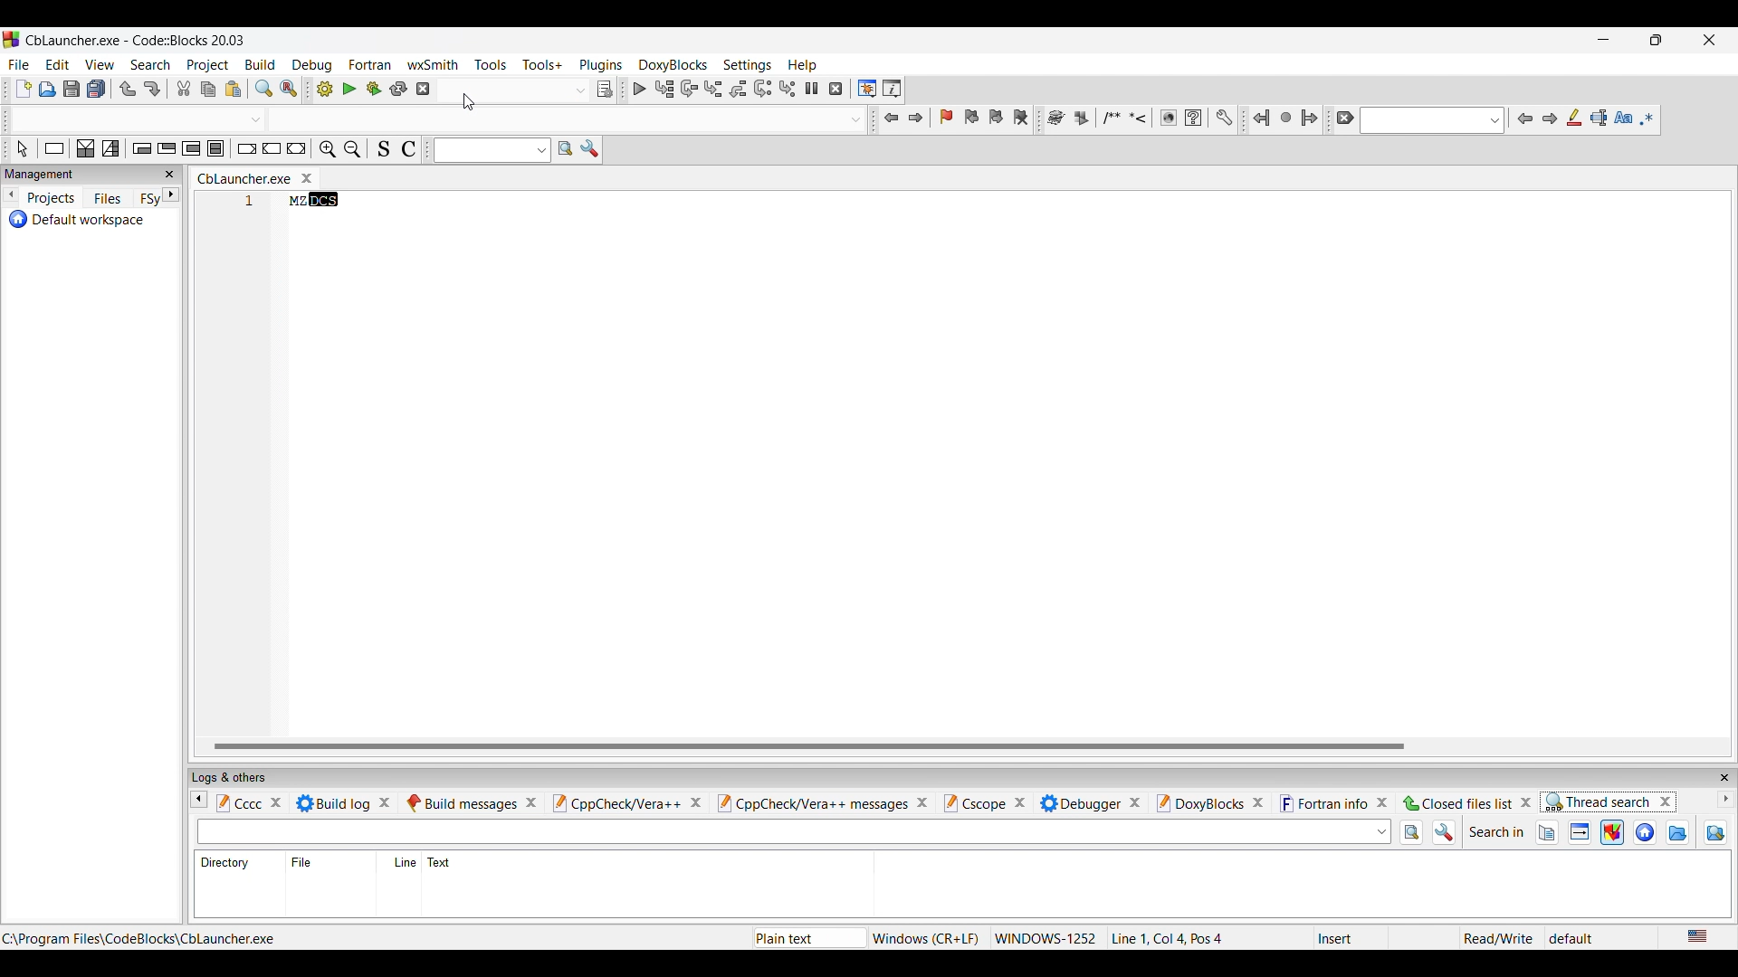 The height and width of the screenshot is (977, 1738). I want to click on Insert, so click(1333, 936).